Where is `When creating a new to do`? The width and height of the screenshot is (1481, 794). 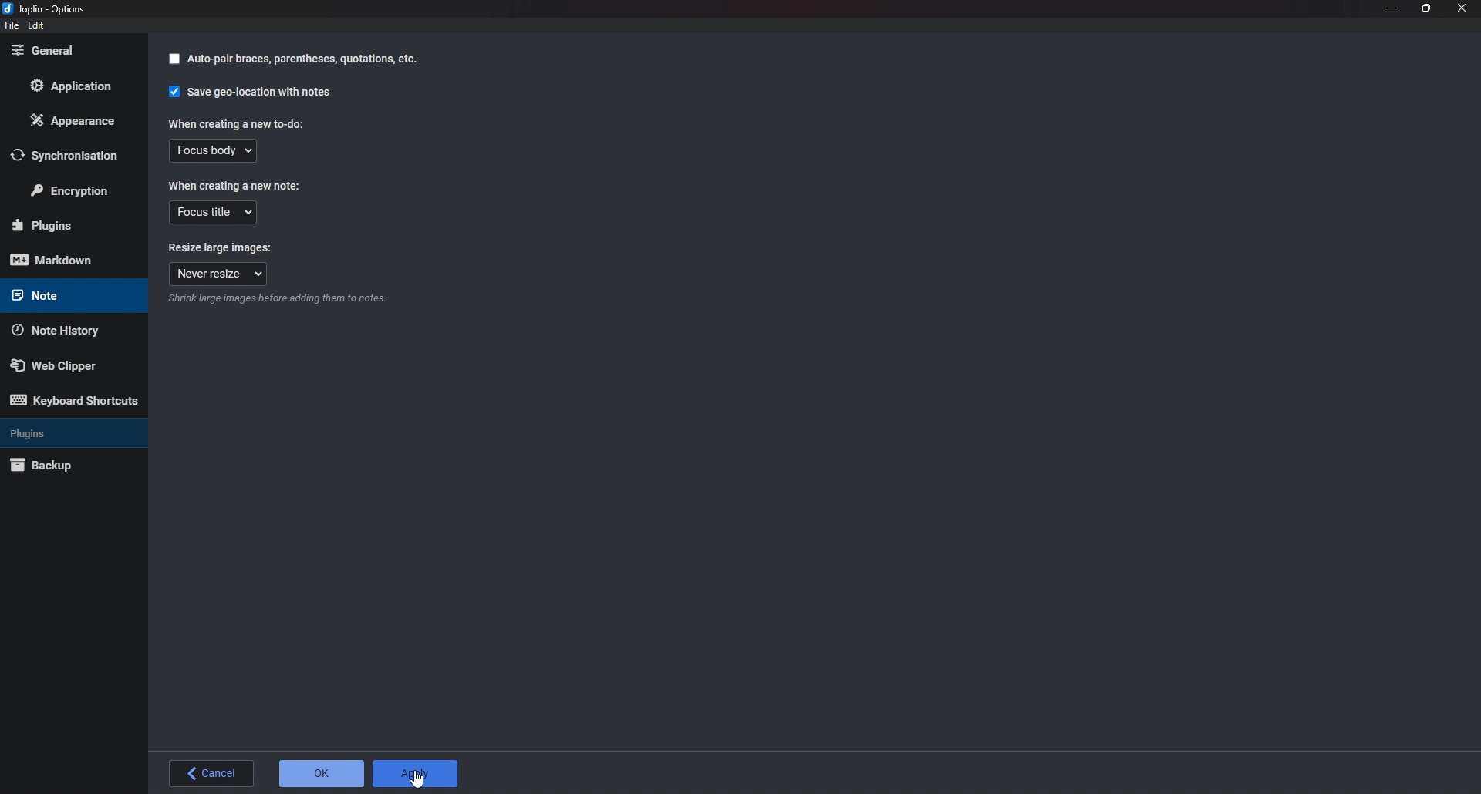 When creating a new to do is located at coordinates (232, 123).